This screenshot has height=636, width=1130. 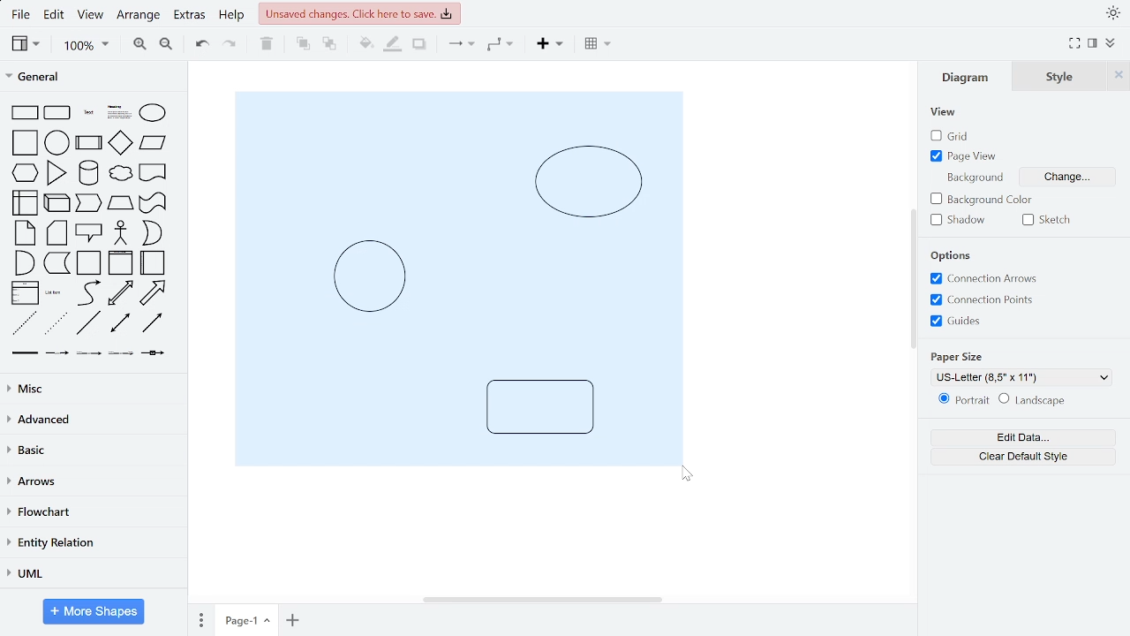 What do you see at coordinates (967, 156) in the screenshot?
I see `page view` at bounding box center [967, 156].